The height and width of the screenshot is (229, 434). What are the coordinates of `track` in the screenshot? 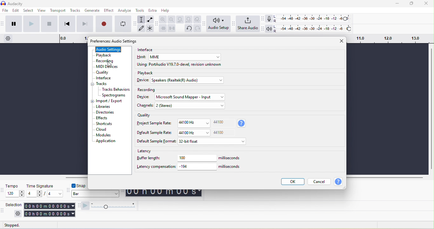 It's located at (102, 84).